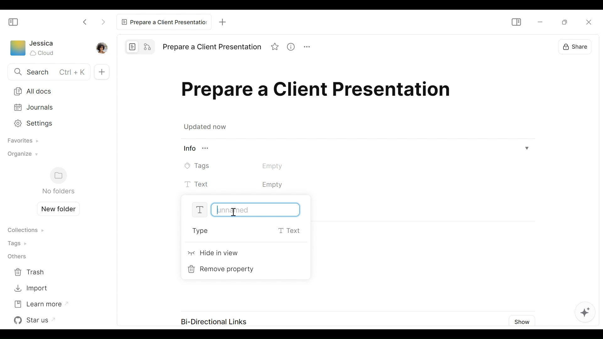 The image size is (603, 339). What do you see at coordinates (516, 22) in the screenshot?
I see `Show/Hide Sidebar` at bounding box center [516, 22].